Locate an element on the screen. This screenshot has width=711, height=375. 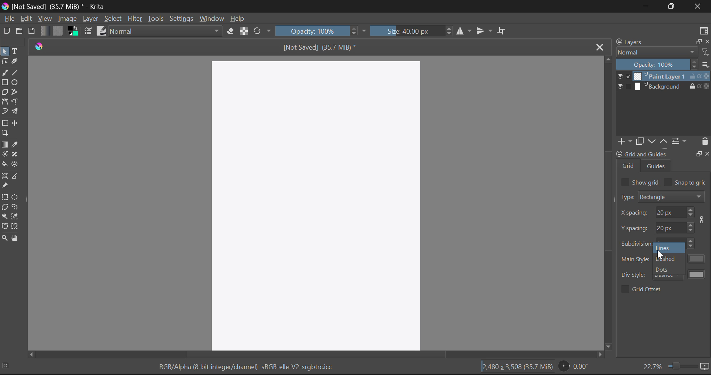
[Not Saved] (35.7 MiB) *  is located at coordinates (320, 47).